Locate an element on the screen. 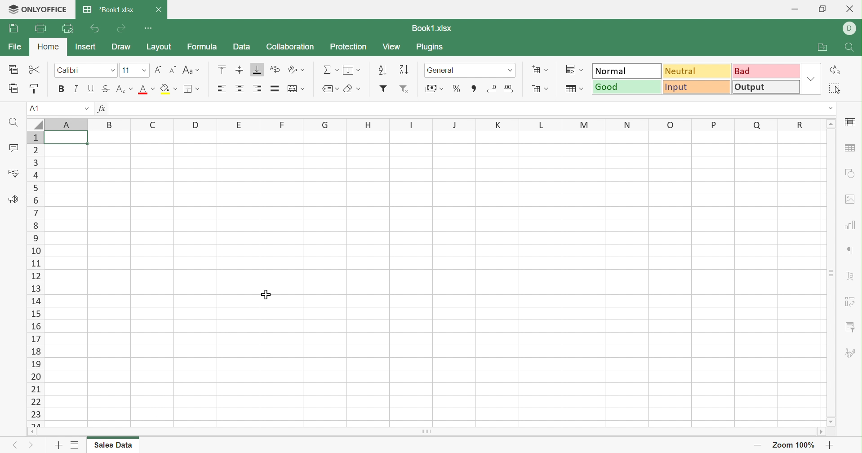 The width and height of the screenshot is (862, 453). Find is located at coordinates (13, 122).